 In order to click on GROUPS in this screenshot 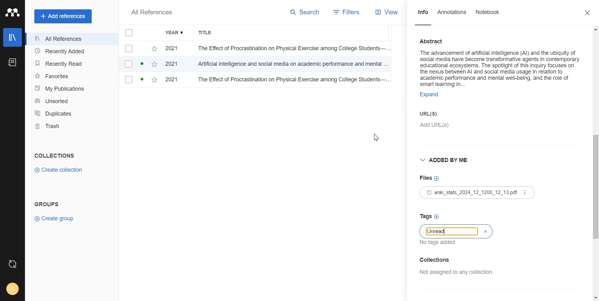, I will do `click(46, 203)`.